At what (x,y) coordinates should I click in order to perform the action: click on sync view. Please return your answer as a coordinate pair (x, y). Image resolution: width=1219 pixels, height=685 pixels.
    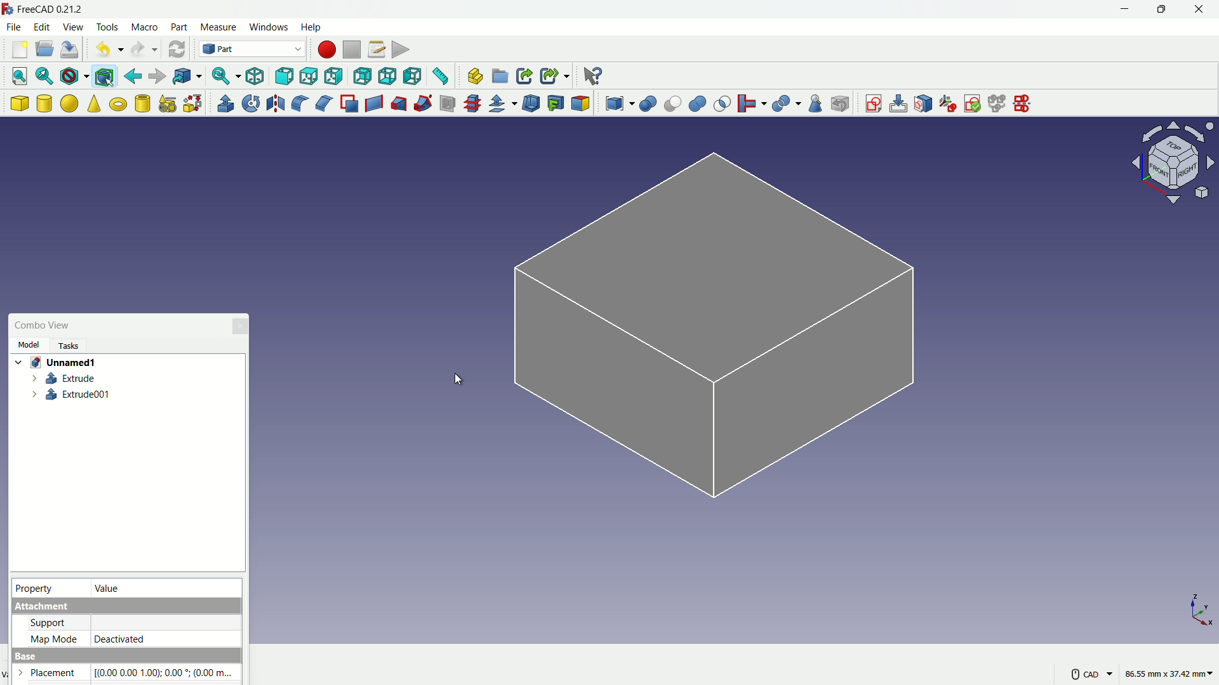
    Looking at the image, I should click on (225, 75).